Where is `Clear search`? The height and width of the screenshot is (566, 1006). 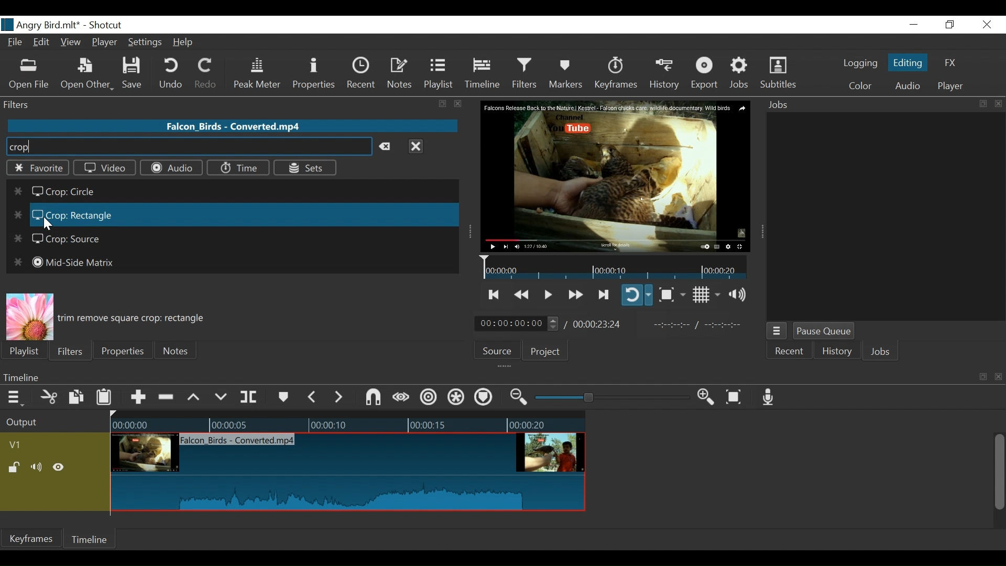 Clear search is located at coordinates (388, 147).